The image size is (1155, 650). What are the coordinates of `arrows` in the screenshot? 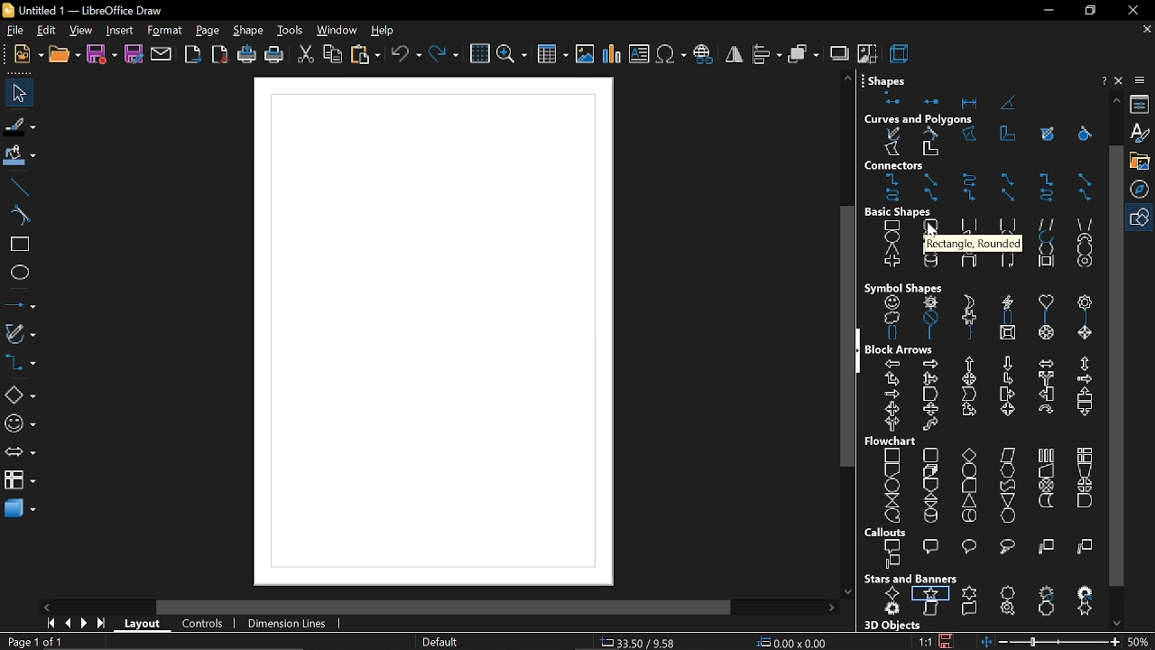 It's located at (19, 454).